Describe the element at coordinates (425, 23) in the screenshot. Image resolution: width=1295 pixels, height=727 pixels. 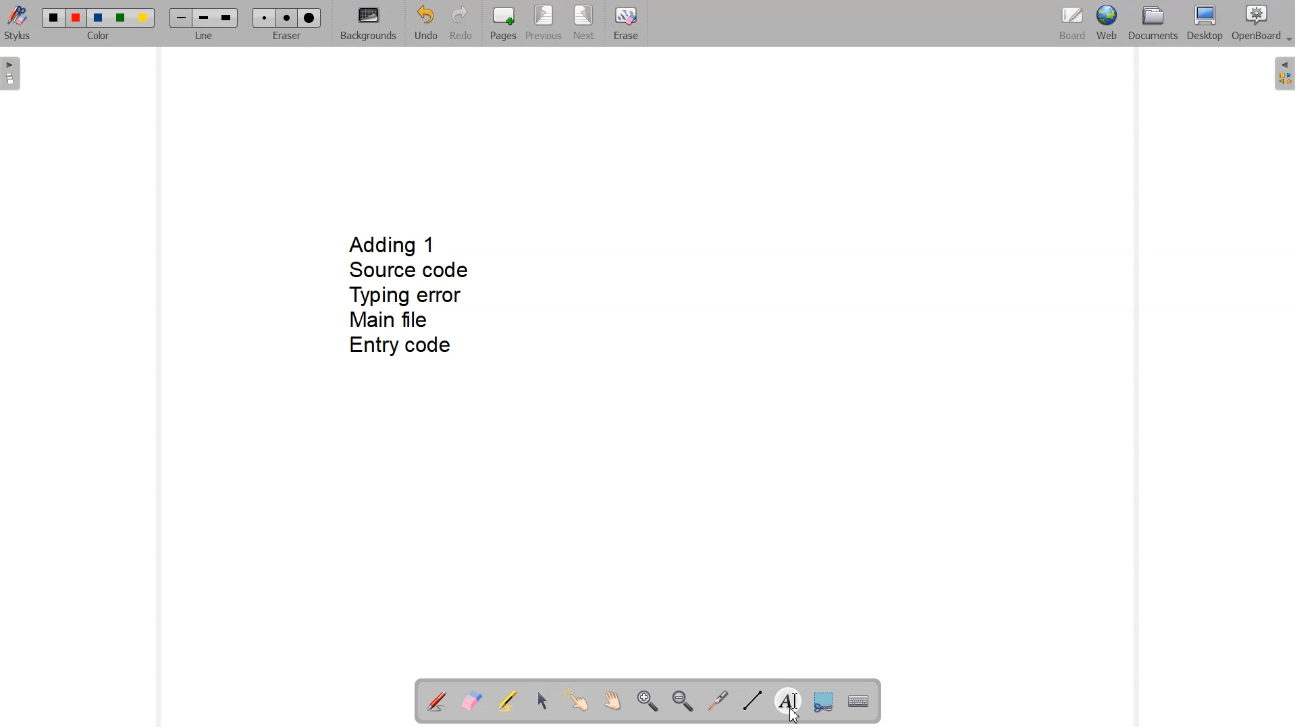
I see `Undo` at that location.